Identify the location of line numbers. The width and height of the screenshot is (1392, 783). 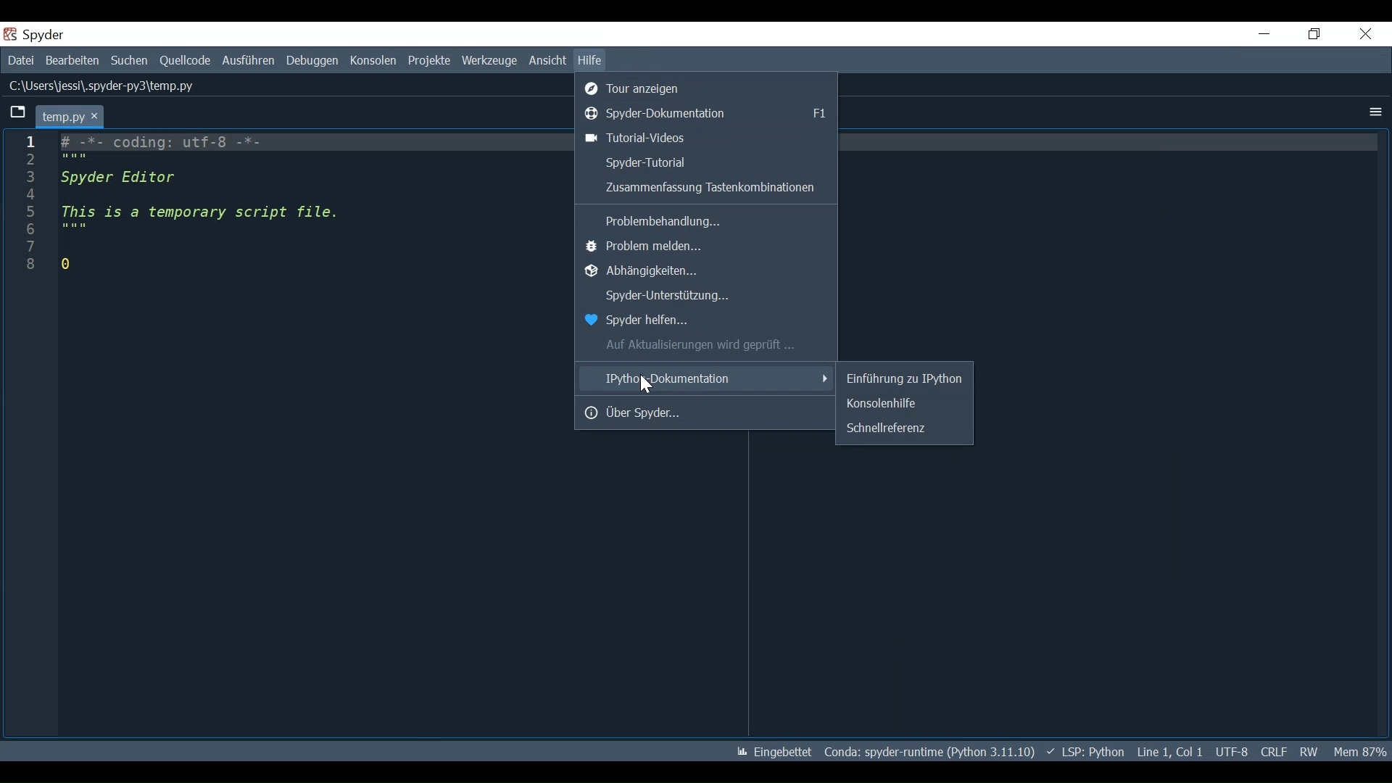
(28, 211).